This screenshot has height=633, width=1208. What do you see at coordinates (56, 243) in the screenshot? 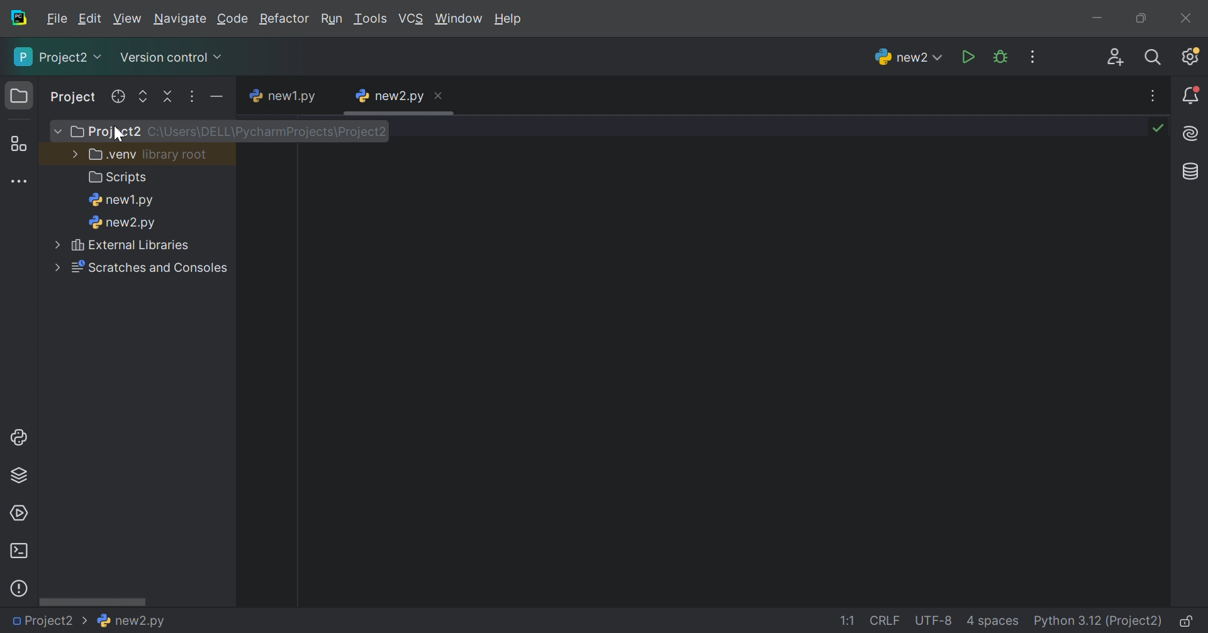
I see `More` at bounding box center [56, 243].